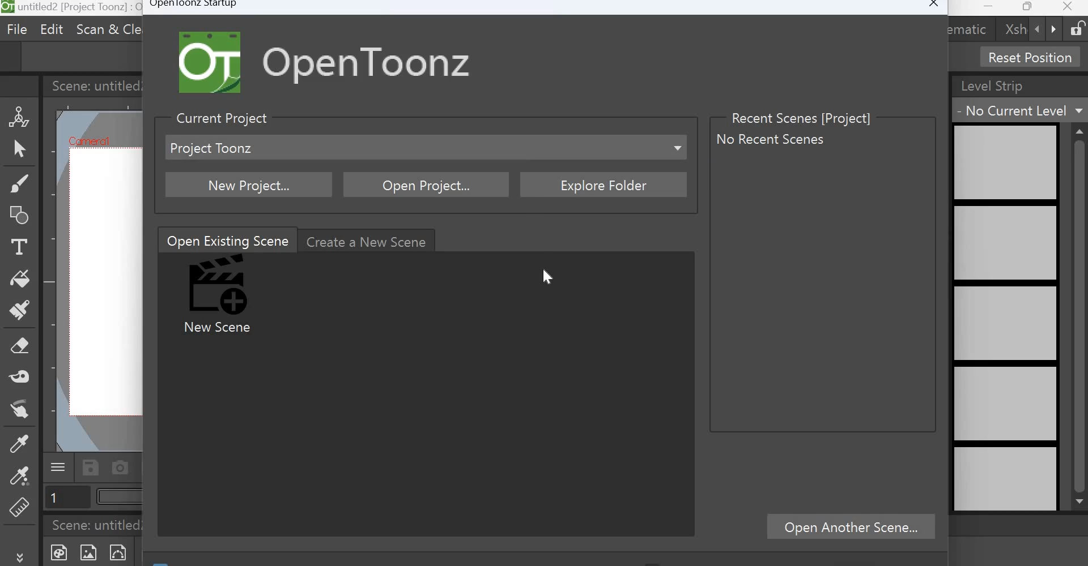 The height and width of the screenshot is (566, 1088). What do you see at coordinates (679, 148) in the screenshot?
I see `Dropdown` at bounding box center [679, 148].